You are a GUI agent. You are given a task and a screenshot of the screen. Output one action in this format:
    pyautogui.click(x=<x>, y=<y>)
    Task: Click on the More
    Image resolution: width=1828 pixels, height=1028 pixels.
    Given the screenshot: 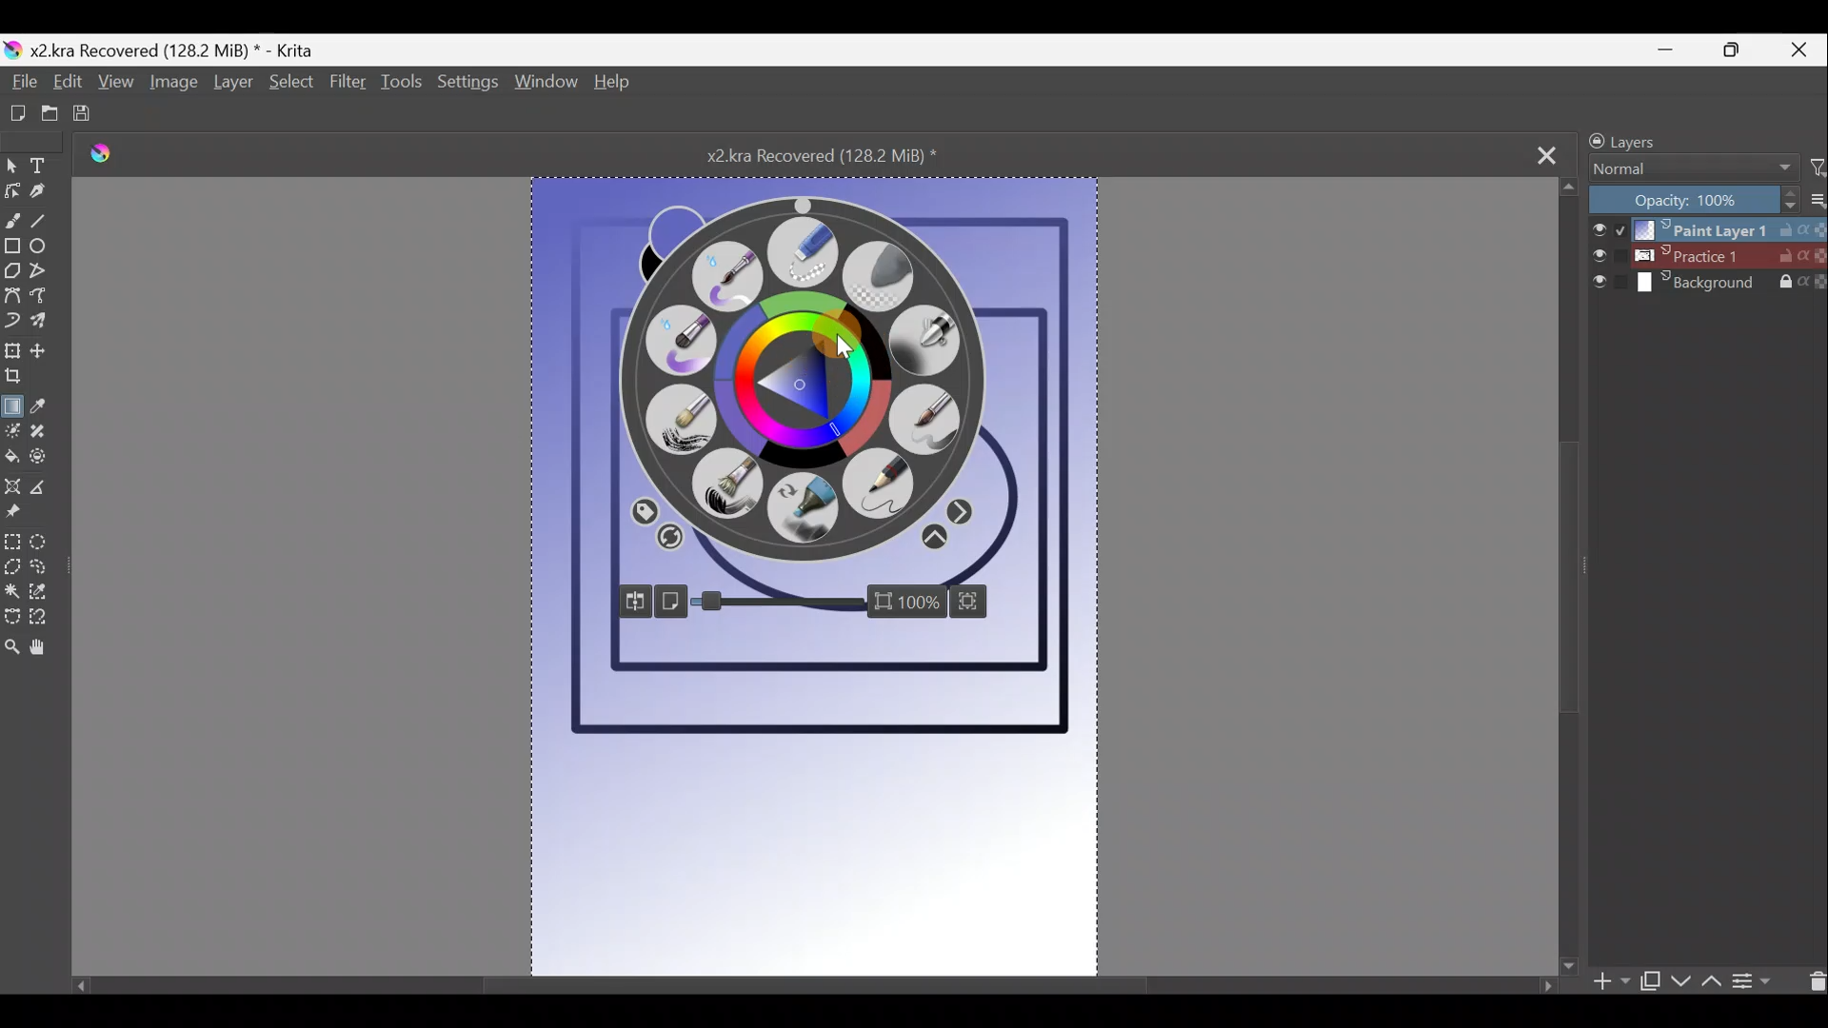 What is the action you would take?
    pyautogui.click(x=934, y=540)
    